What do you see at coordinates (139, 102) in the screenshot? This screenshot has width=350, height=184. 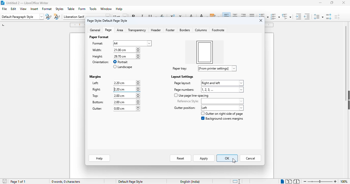 I see `increment or decrement ` at bounding box center [139, 102].